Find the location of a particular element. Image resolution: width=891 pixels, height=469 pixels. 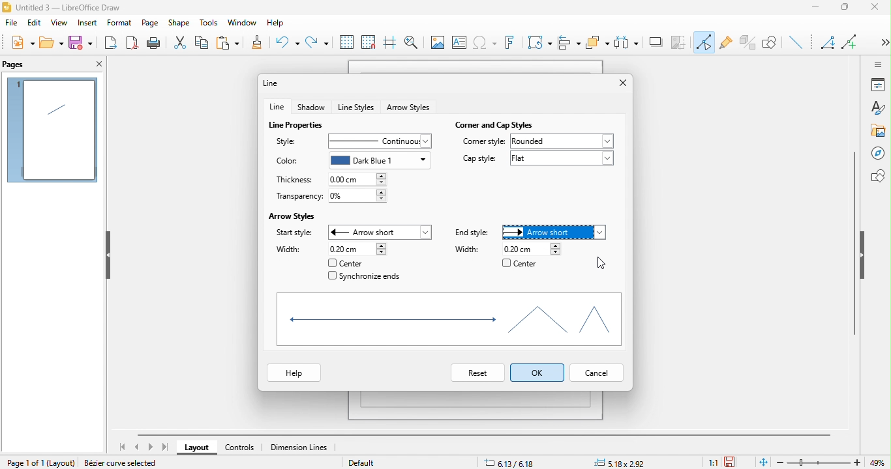

shapes is located at coordinates (877, 176).